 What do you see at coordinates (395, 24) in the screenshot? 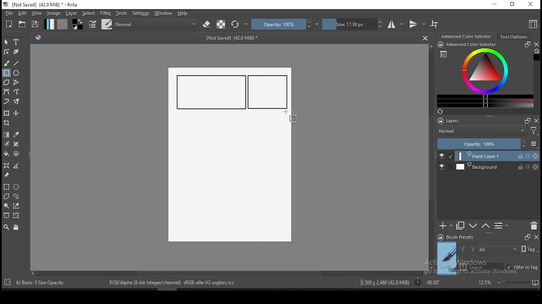
I see `horizontal mirror tool` at bounding box center [395, 24].